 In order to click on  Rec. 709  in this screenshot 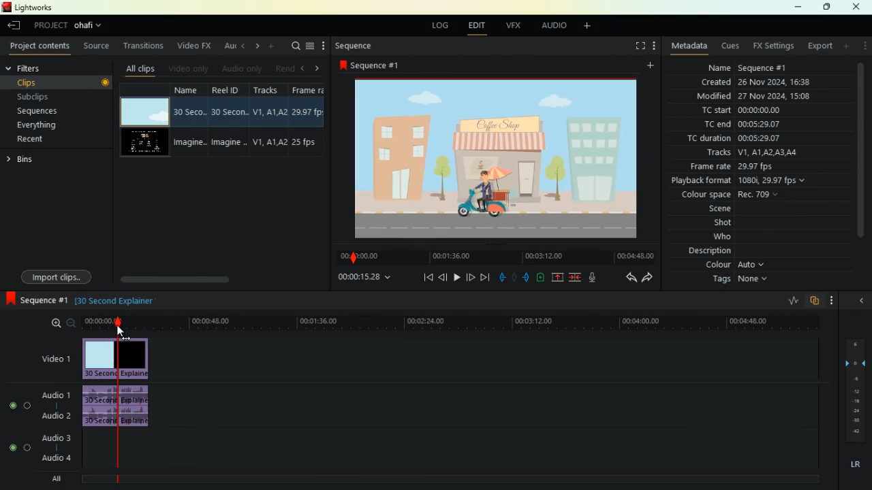, I will do `click(760, 194)`.